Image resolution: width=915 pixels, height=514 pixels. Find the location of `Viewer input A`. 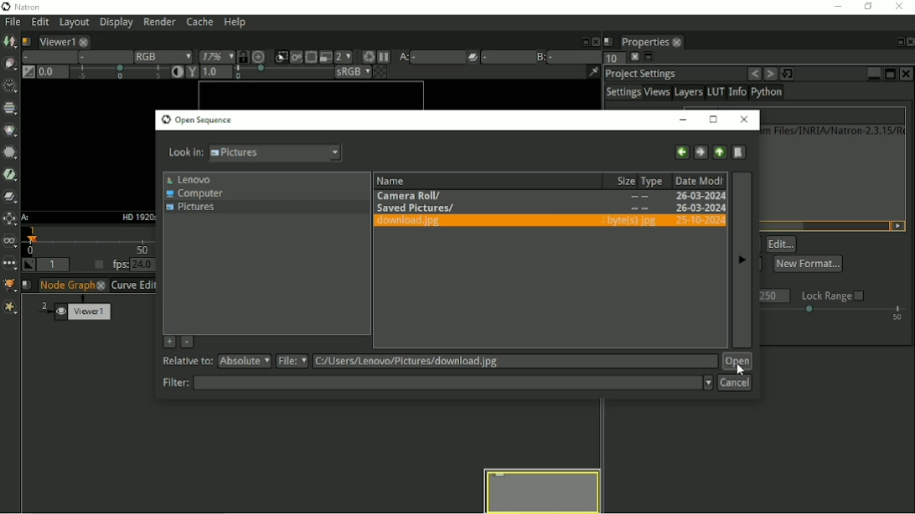

Viewer input A is located at coordinates (419, 57).